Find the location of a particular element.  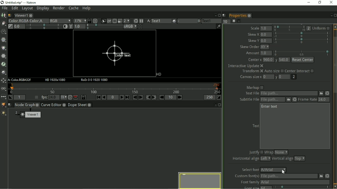

Play backward is located at coordinates (104, 97).